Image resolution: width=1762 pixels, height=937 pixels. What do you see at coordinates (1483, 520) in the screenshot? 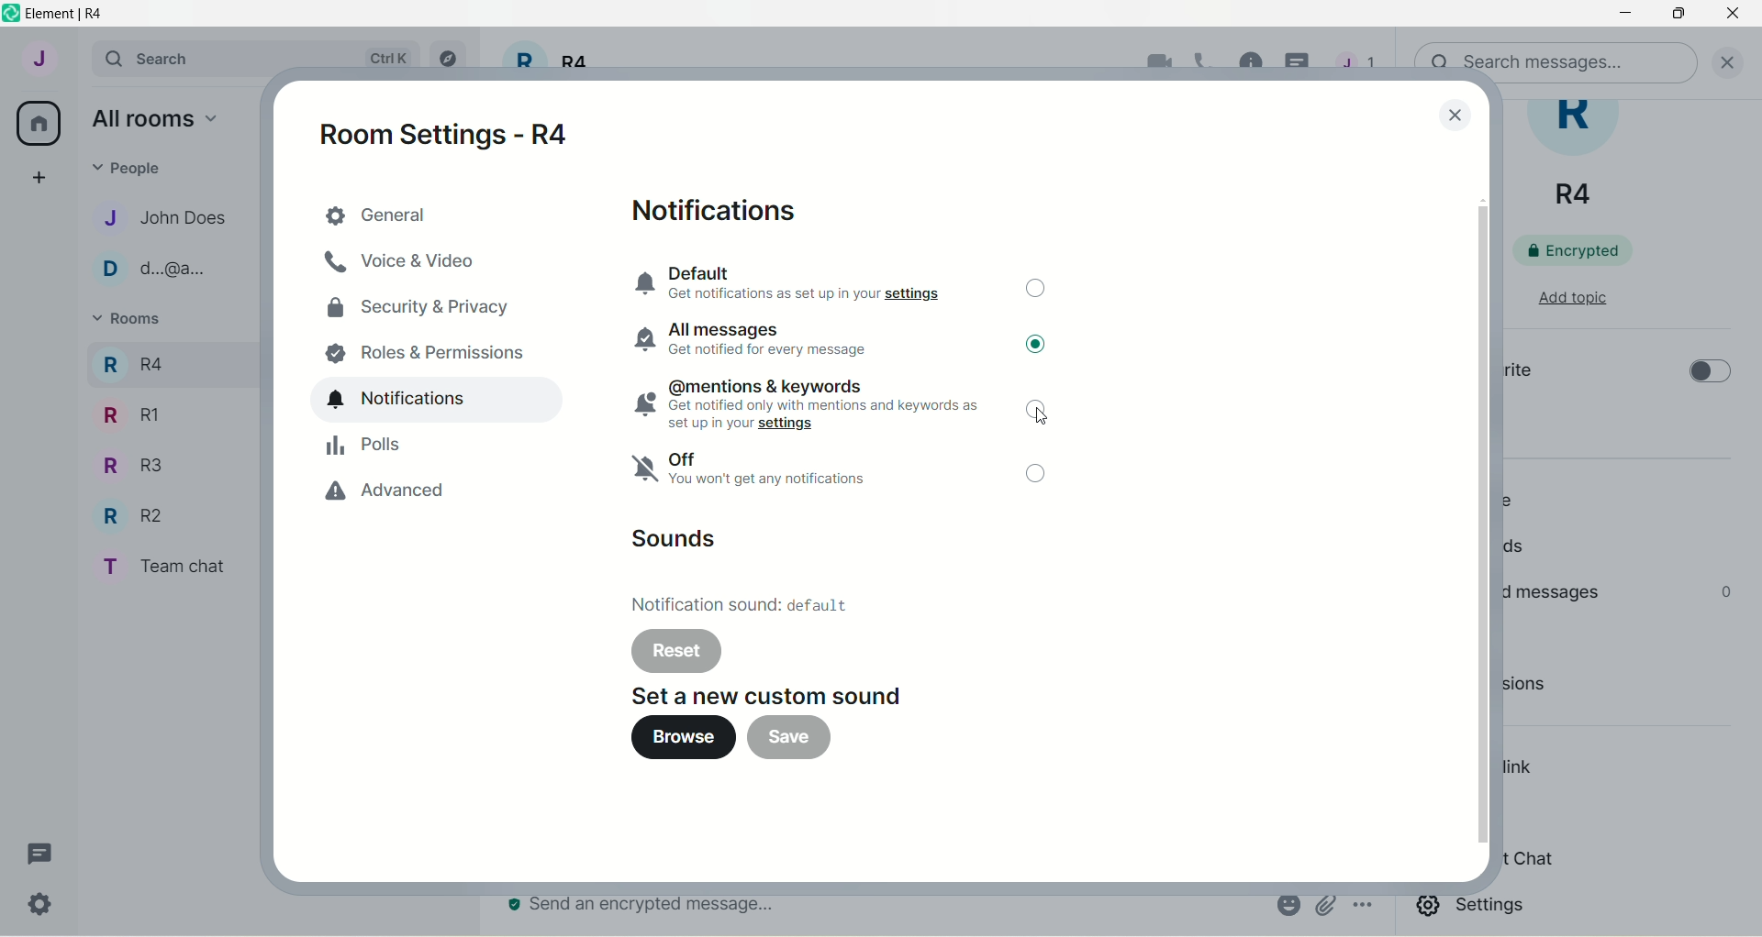
I see `vertical scroll bar` at bounding box center [1483, 520].